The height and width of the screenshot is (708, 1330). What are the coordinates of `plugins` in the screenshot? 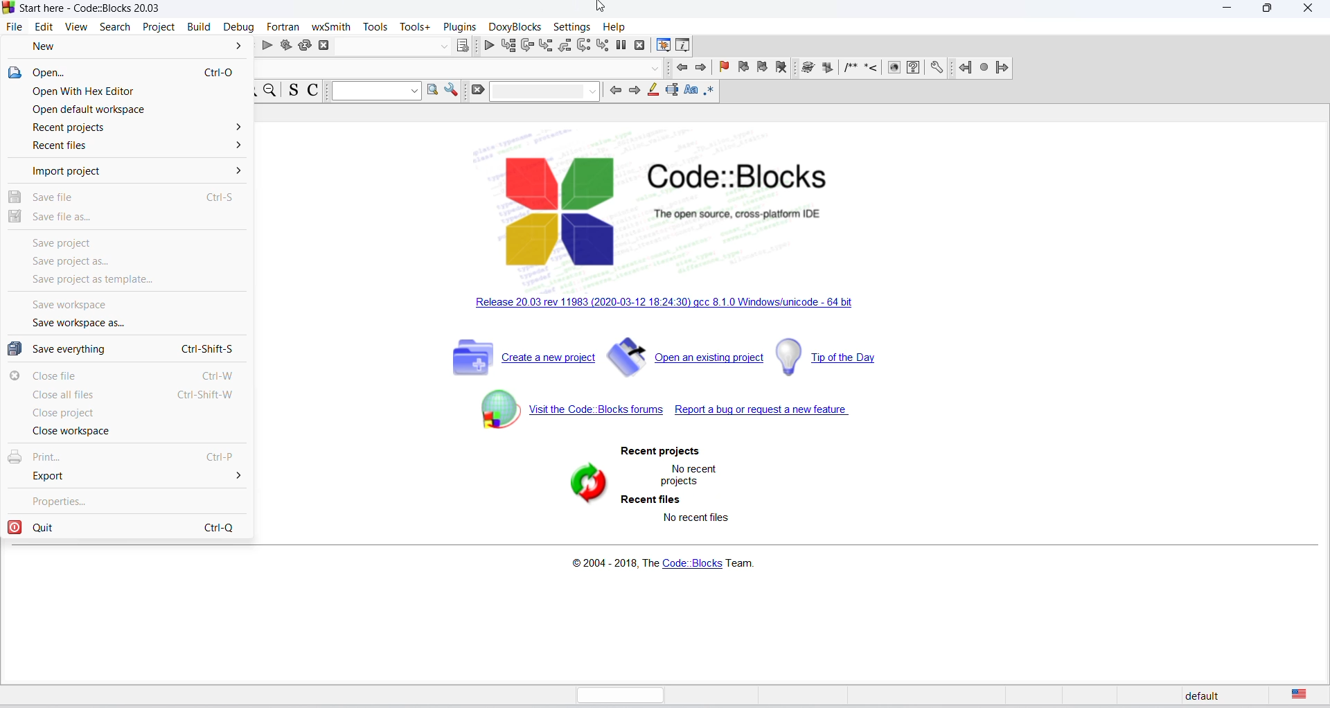 It's located at (456, 25).